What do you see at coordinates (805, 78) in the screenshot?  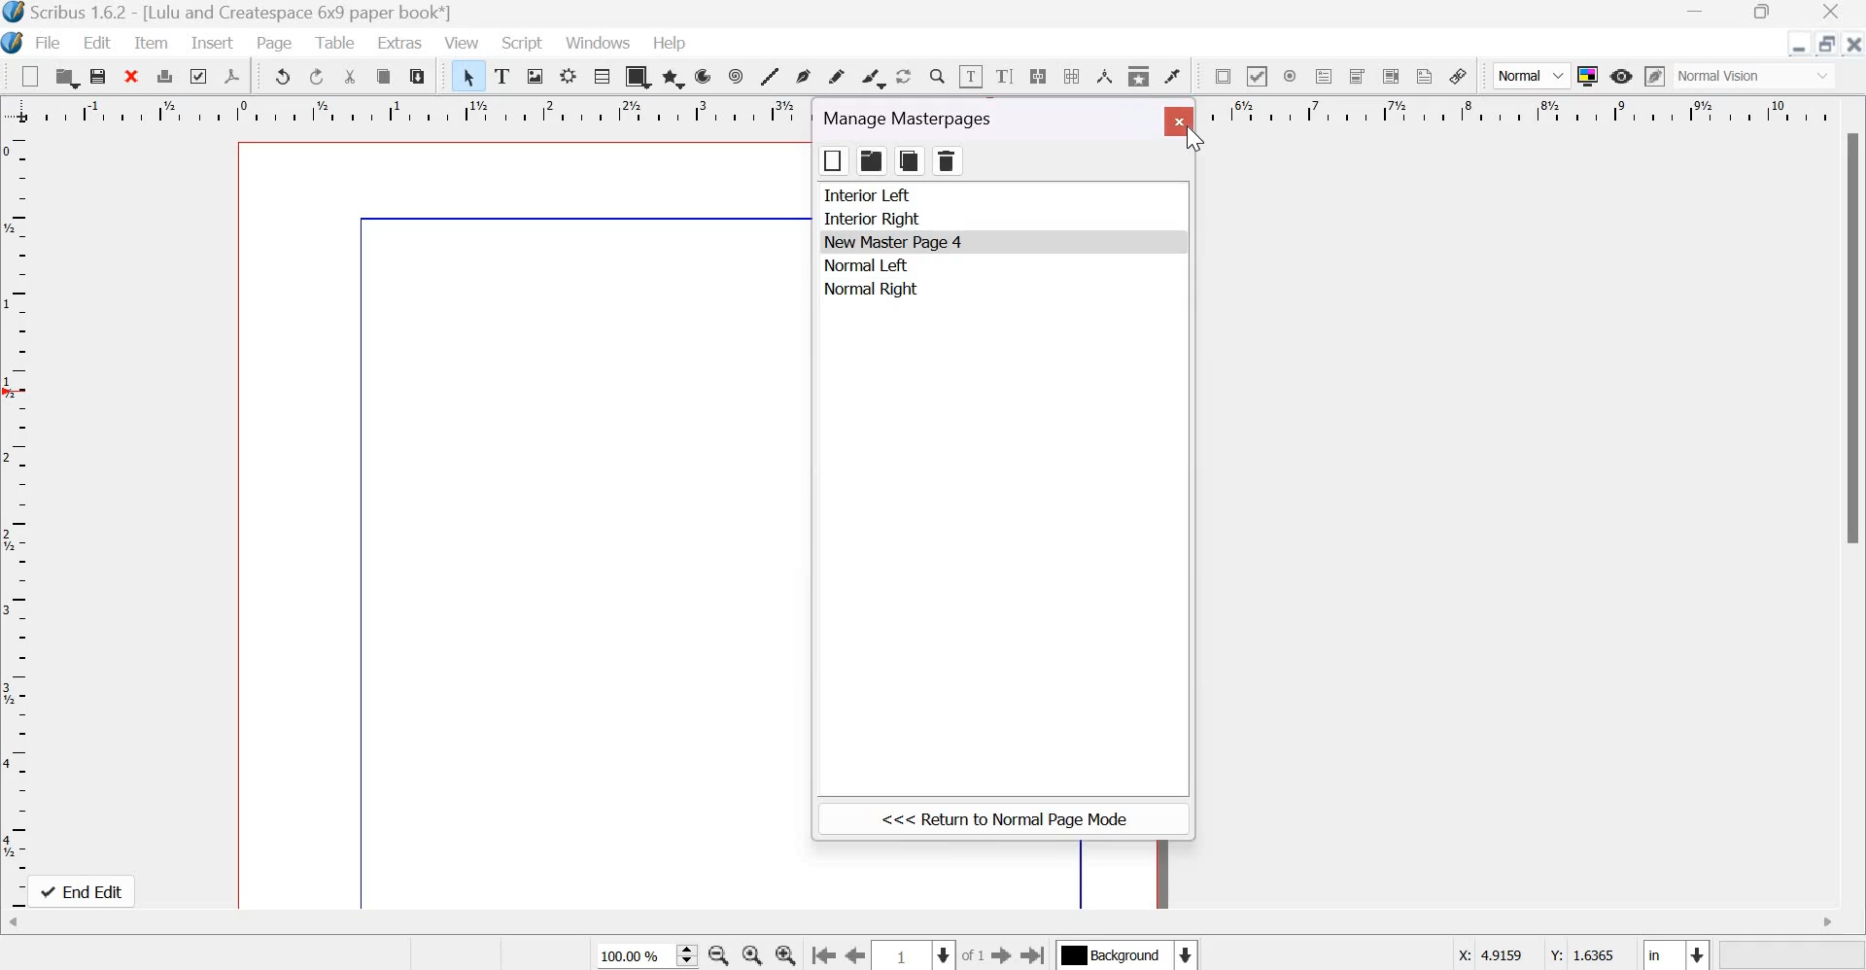 I see `Bezier curve` at bounding box center [805, 78].